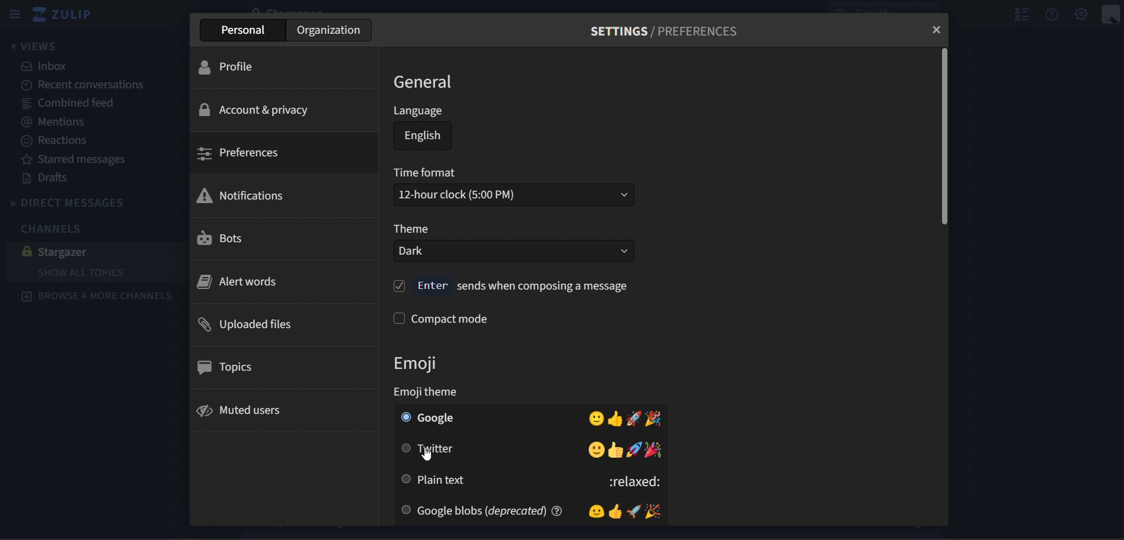  I want to click on account & privacy, so click(254, 109).